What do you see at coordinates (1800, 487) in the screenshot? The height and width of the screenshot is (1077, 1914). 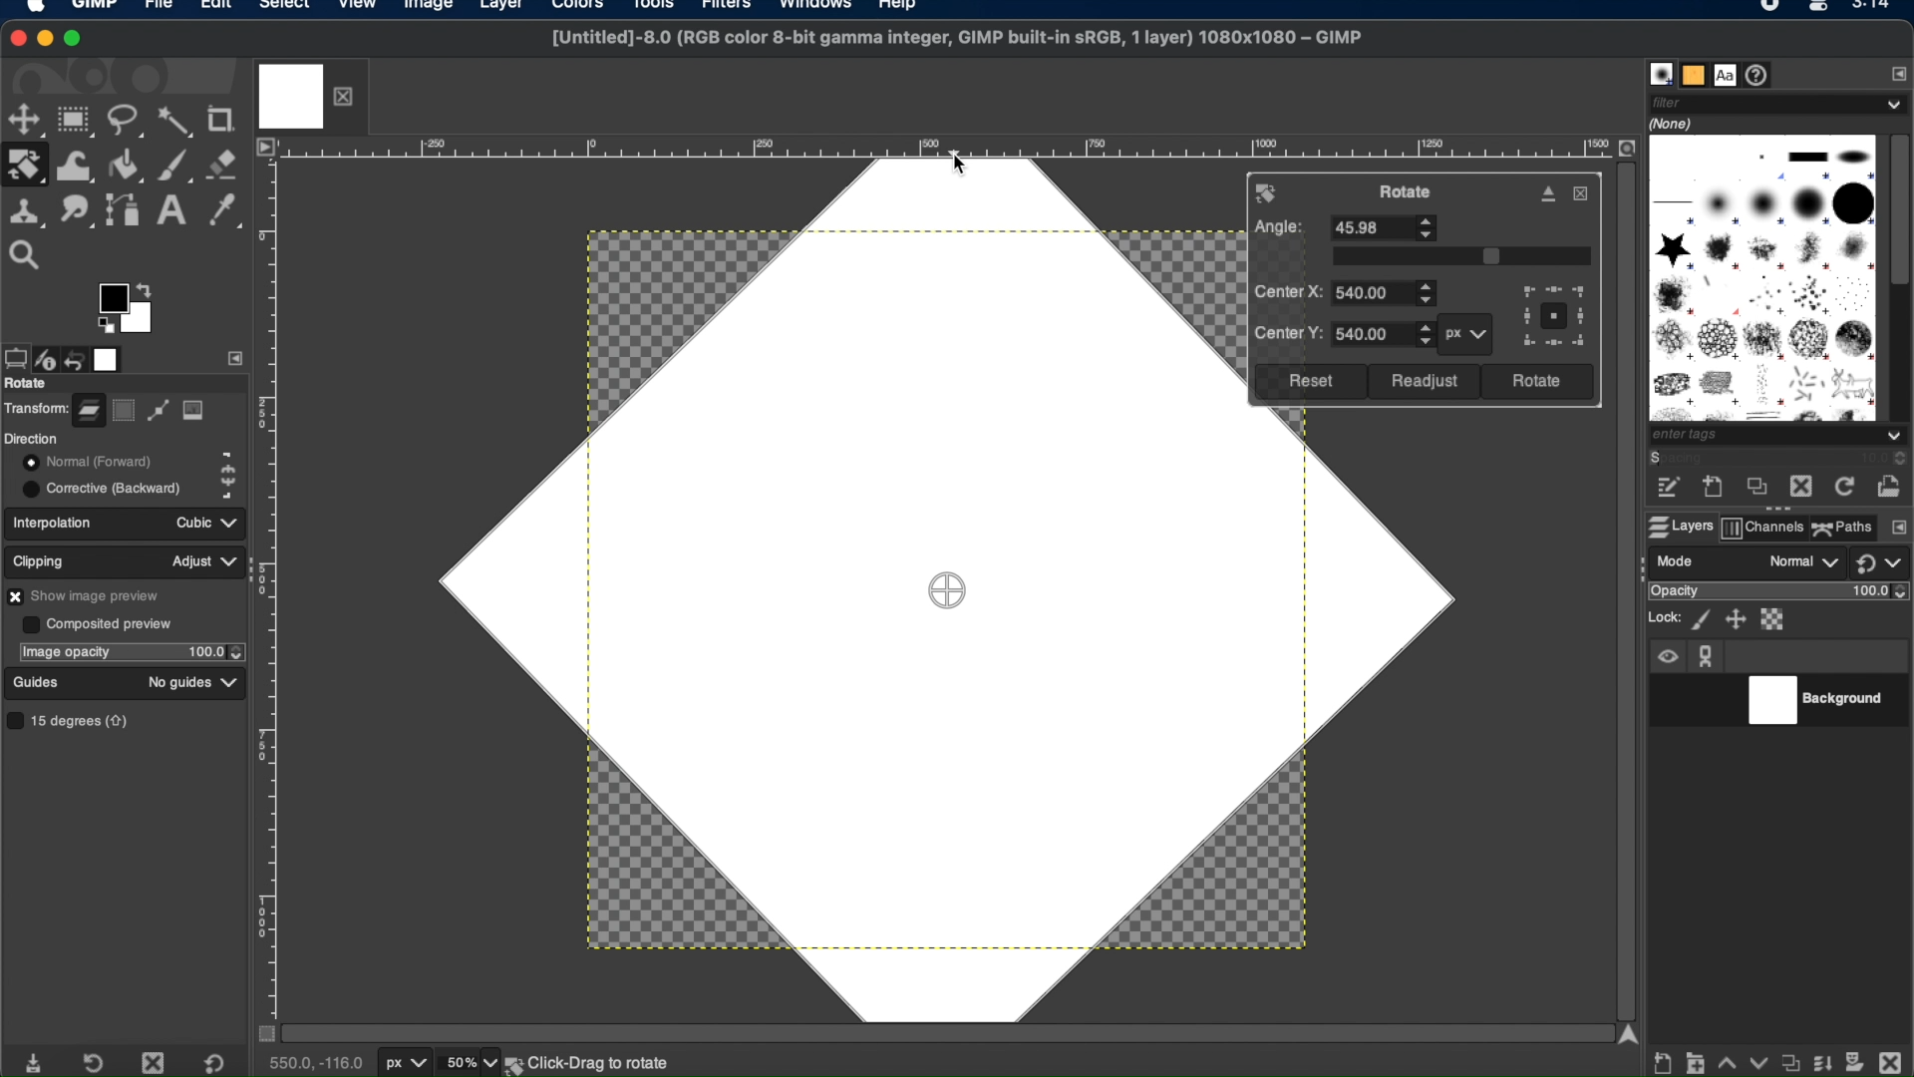 I see `delete this brush` at bounding box center [1800, 487].